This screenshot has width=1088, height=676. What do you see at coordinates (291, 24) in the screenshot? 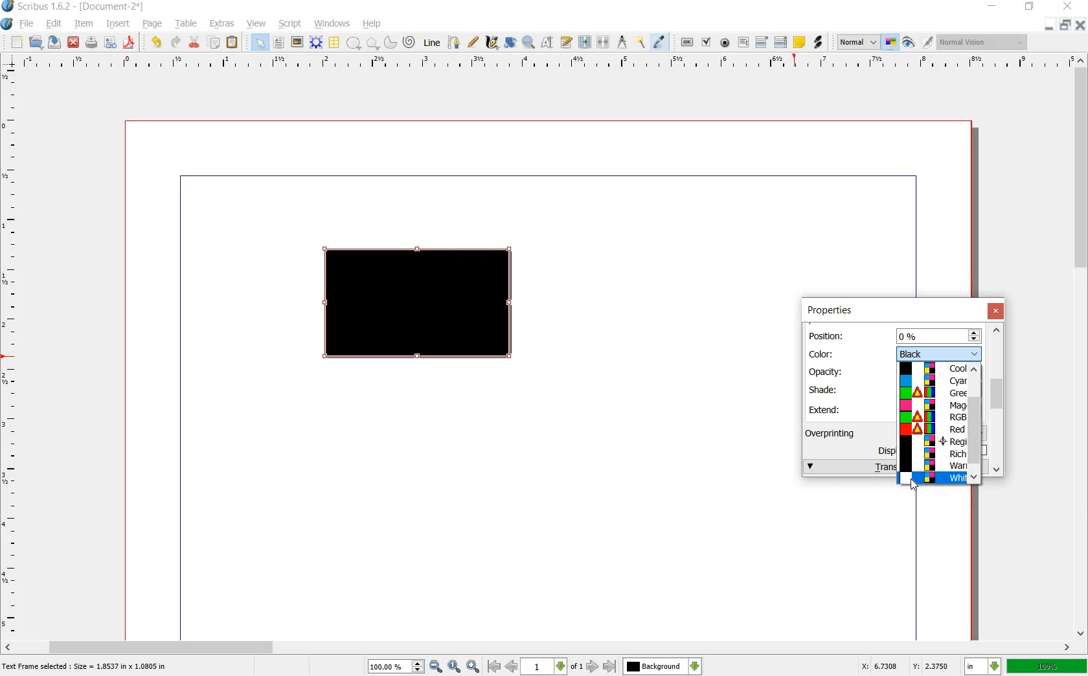
I see `script` at bounding box center [291, 24].